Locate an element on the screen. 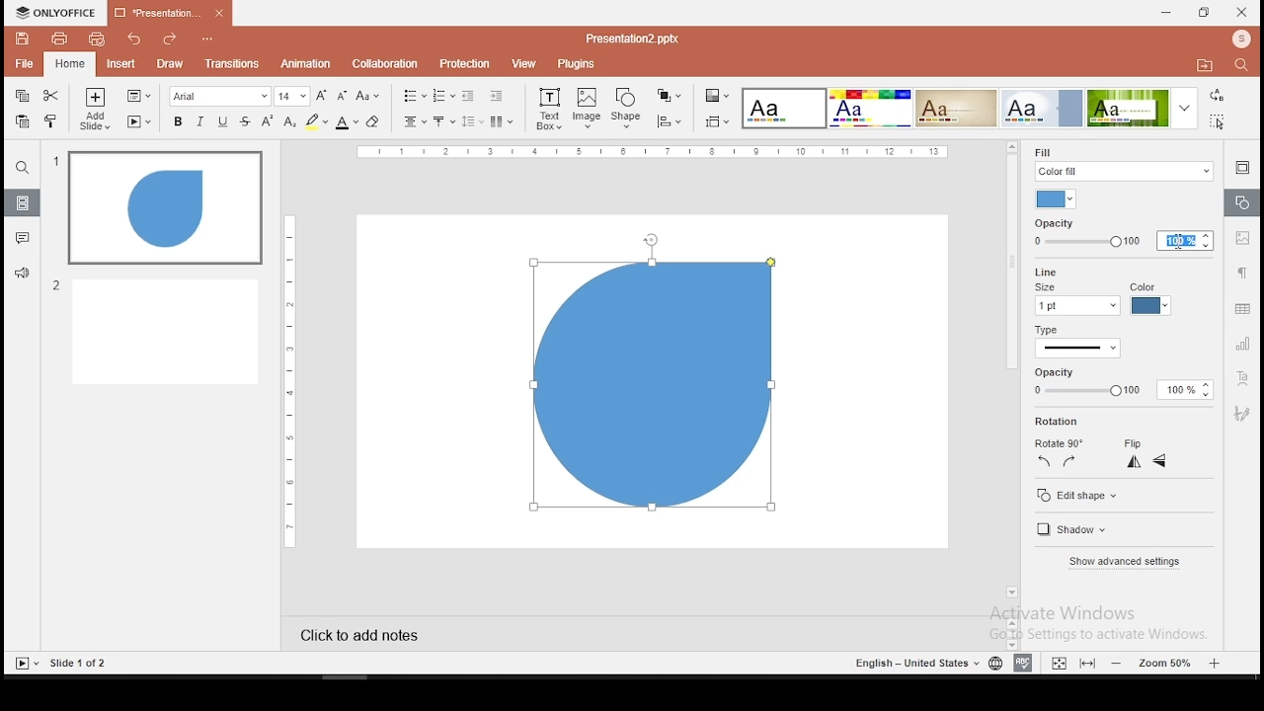  fit to slide is located at coordinates (1087, 664).